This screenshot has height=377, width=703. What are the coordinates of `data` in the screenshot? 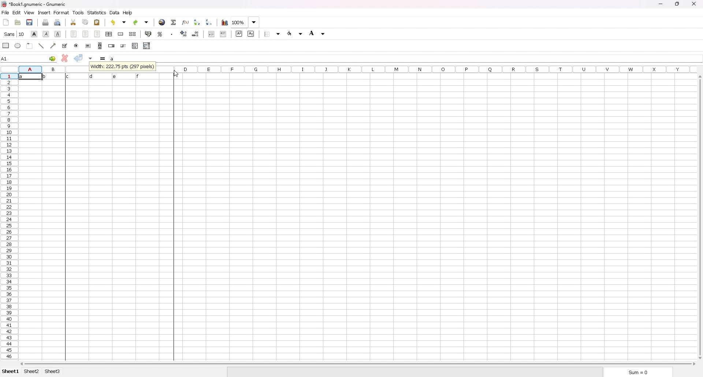 It's located at (115, 13).